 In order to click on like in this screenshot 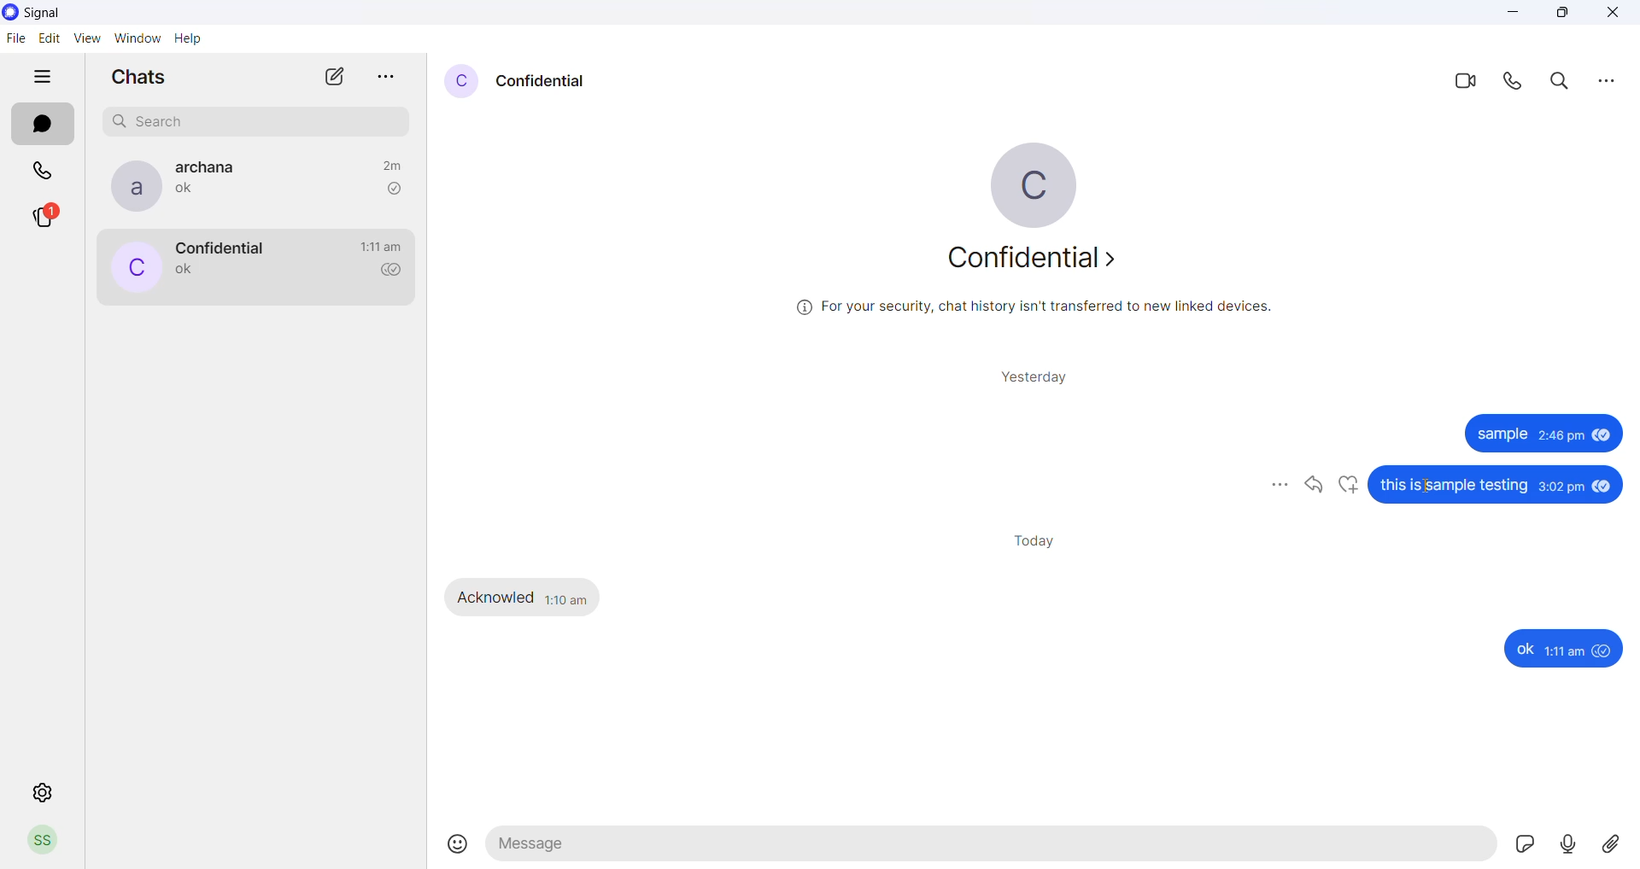, I will do `click(1347, 487)`.